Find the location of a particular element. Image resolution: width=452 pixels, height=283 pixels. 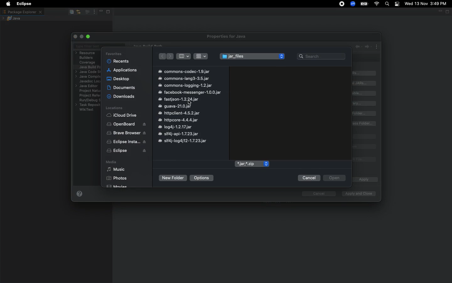

Music is located at coordinates (116, 169).